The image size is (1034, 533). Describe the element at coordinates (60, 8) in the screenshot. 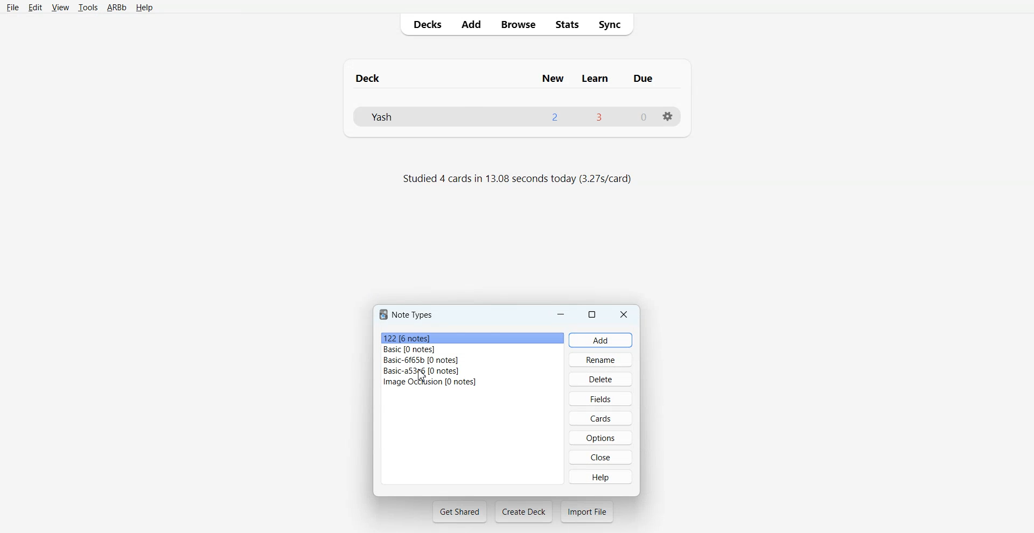

I see `View` at that location.